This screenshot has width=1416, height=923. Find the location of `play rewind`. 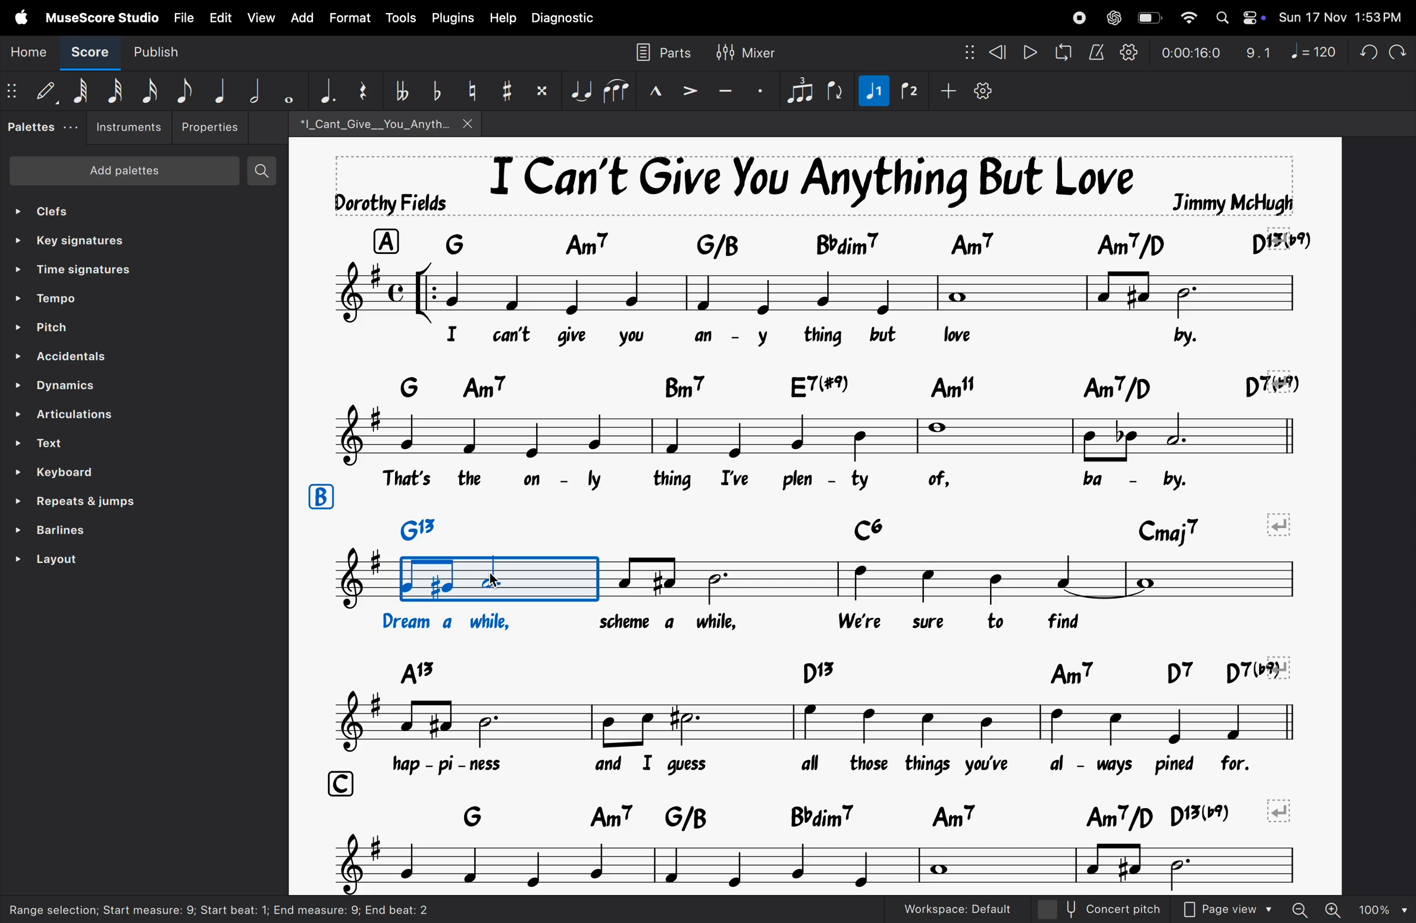

play rewind is located at coordinates (1029, 51).